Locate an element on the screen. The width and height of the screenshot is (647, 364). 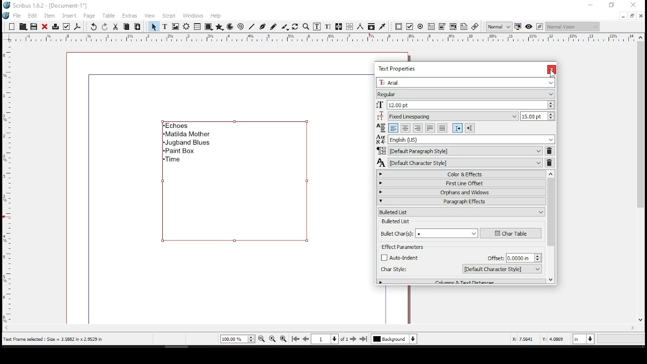
line spacing is located at coordinates (537, 116).